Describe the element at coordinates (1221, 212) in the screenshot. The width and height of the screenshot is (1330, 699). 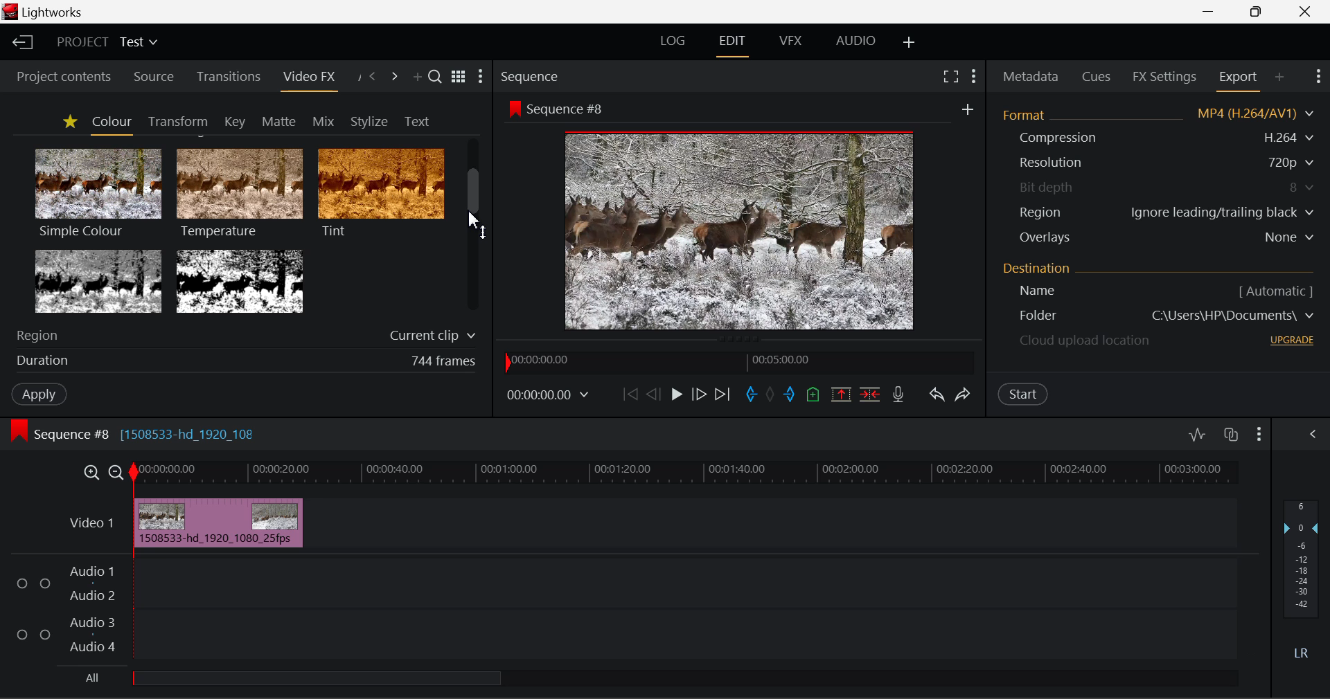
I see `Ignore leading/trailing black ` at that location.